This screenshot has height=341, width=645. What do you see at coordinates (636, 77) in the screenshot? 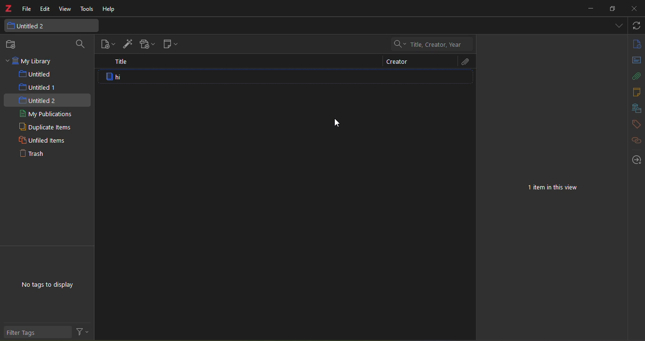
I see `attach` at bounding box center [636, 77].